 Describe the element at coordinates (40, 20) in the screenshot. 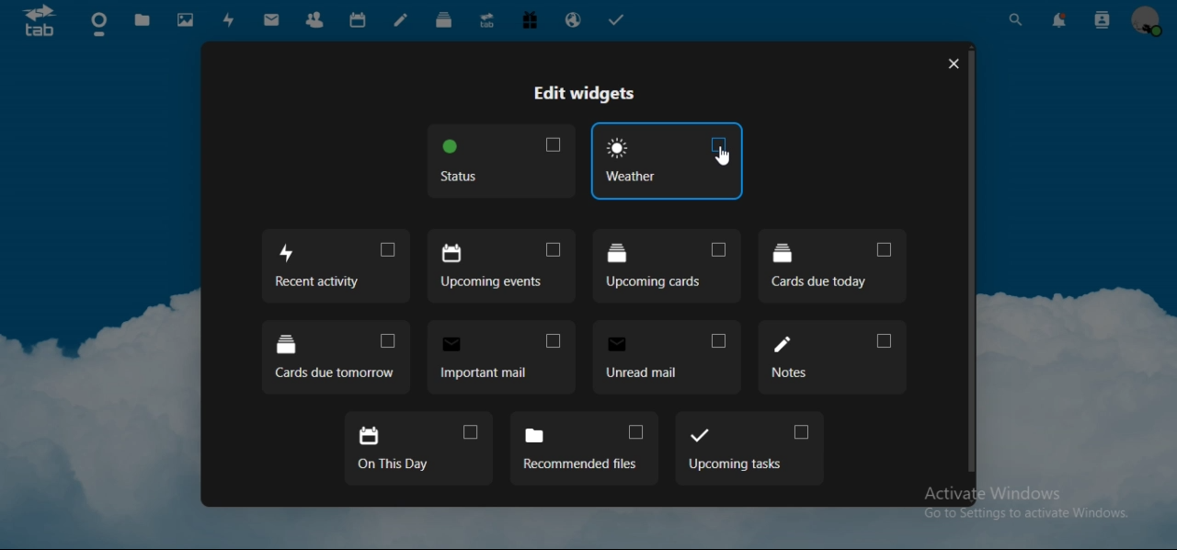

I see `icon` at that location.